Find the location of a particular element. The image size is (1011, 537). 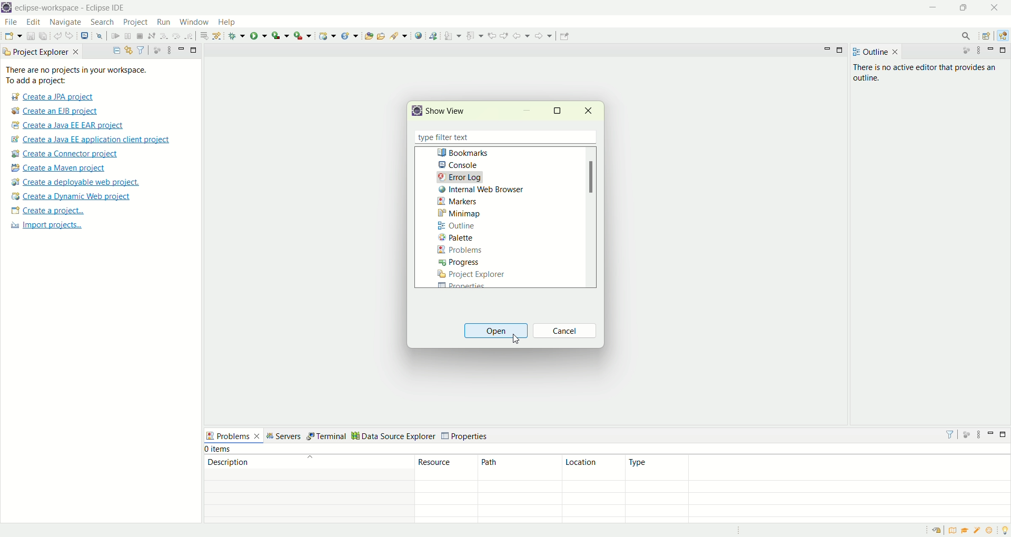

logo is located at coordinates (6, 7).